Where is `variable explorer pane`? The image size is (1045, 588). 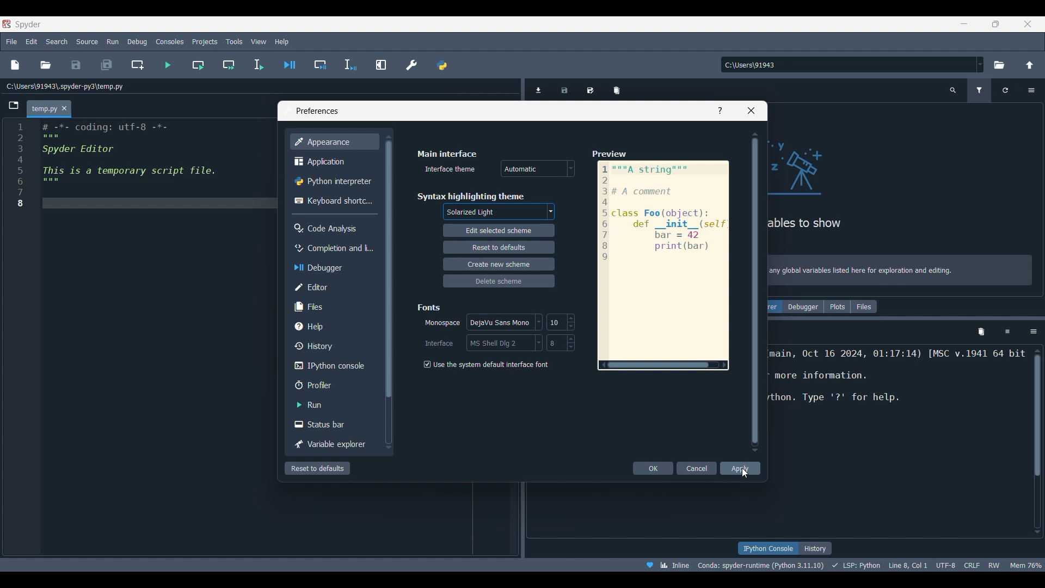 variable explorer pane is located at coordinates (860, 187).